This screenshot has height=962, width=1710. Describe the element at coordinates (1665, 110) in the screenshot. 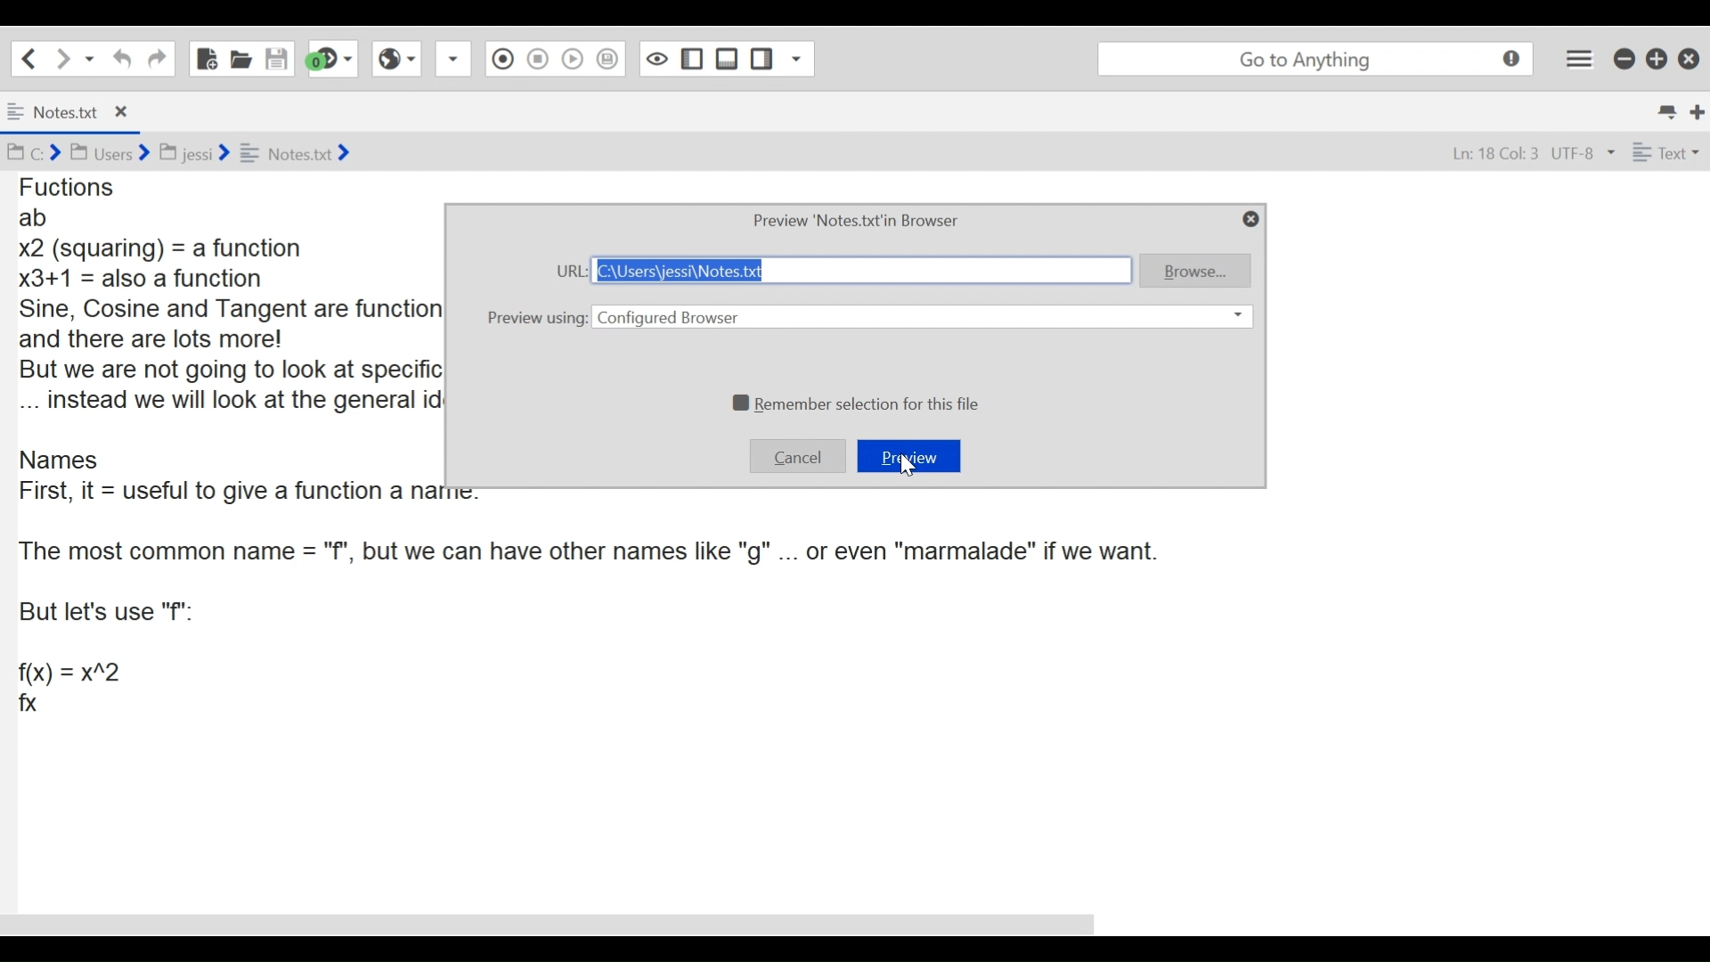

I see `List all tabs` at that location.